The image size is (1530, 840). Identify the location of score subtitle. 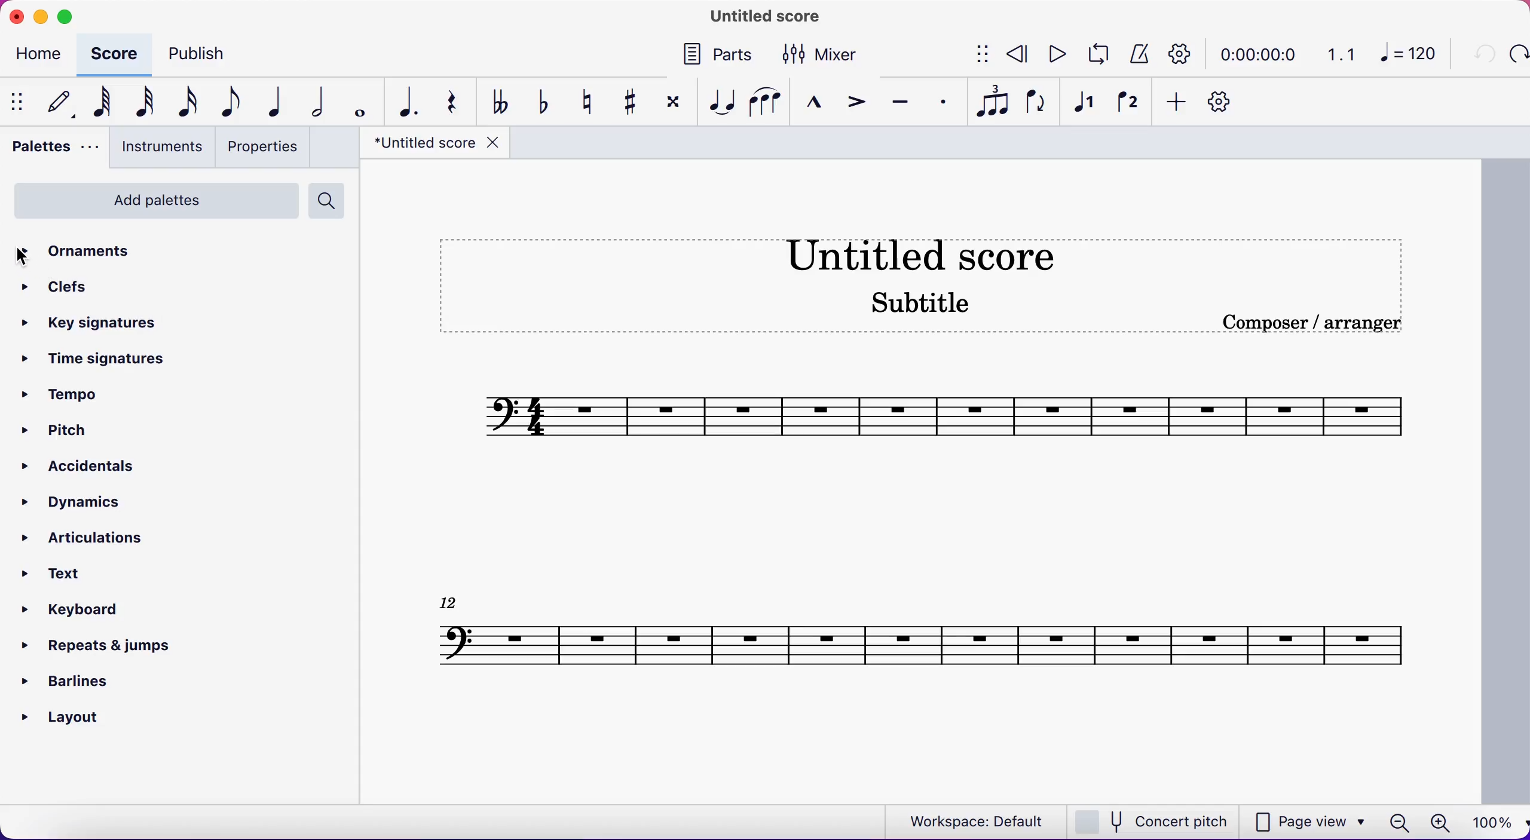
(926, 309).